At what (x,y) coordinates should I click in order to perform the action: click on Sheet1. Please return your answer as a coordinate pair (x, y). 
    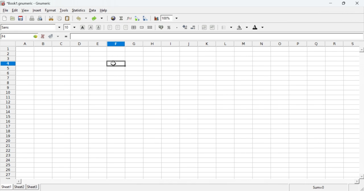
    Looking at the image, I should click on (7, 185).